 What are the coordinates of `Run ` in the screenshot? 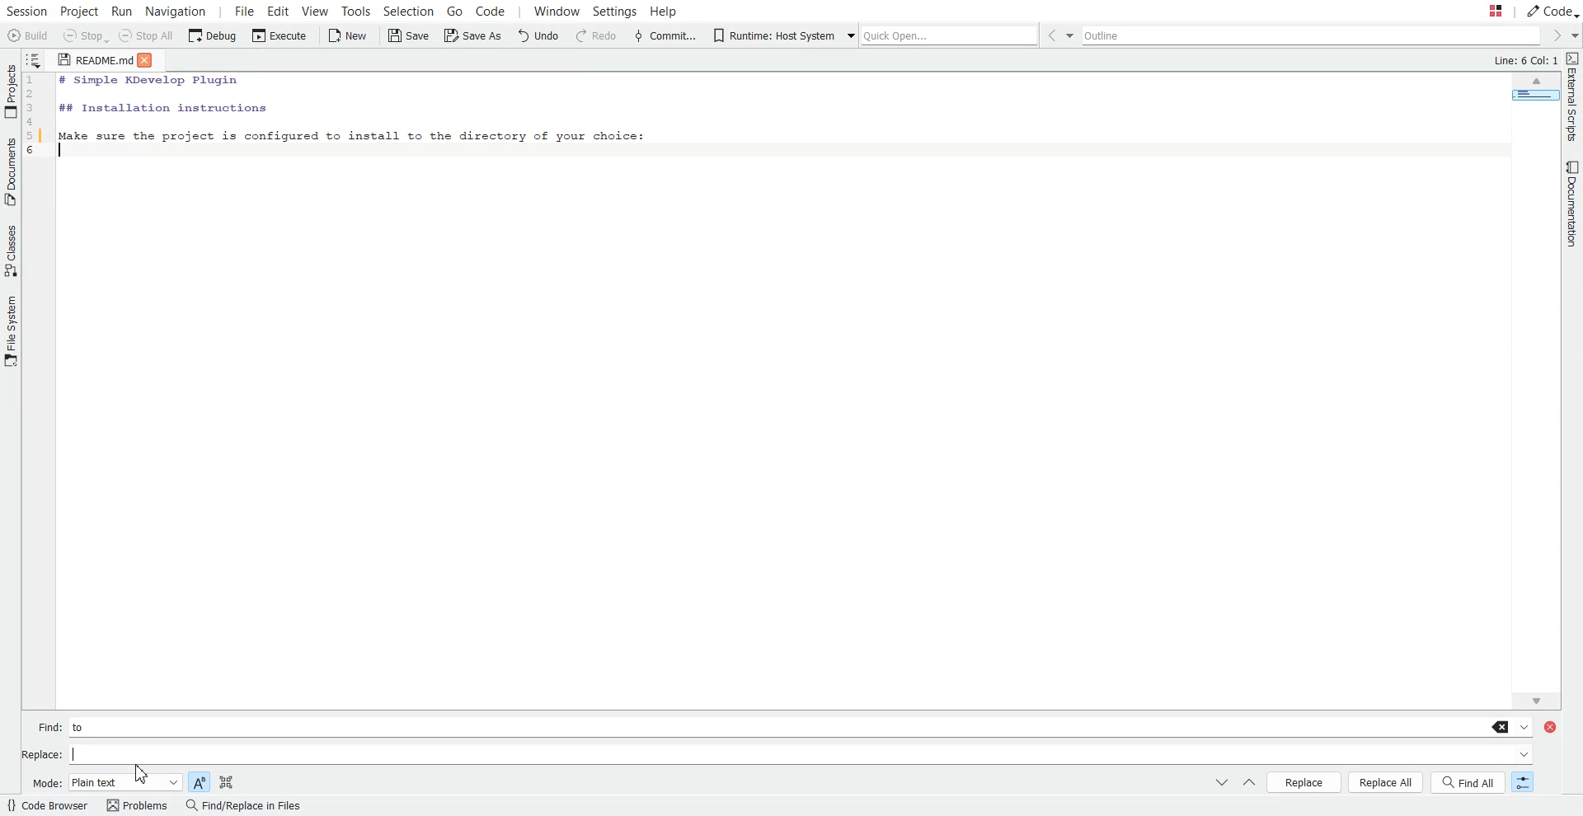 It's located at (124, 11).